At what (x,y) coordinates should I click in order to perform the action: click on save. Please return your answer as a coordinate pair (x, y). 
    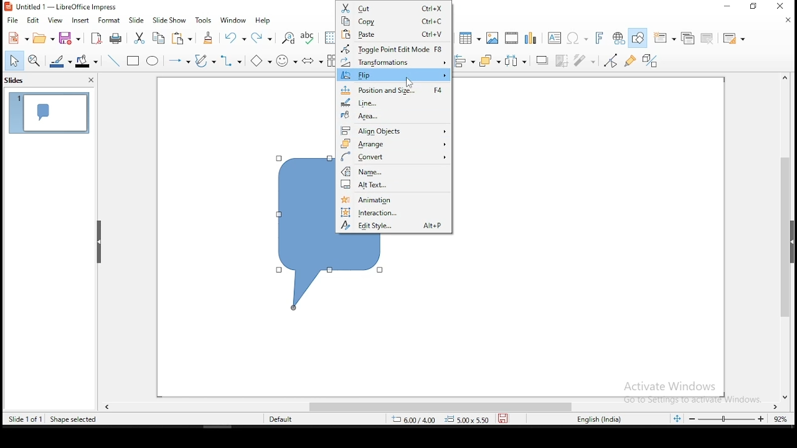
    Looking at the image, I should click on (70, 38).